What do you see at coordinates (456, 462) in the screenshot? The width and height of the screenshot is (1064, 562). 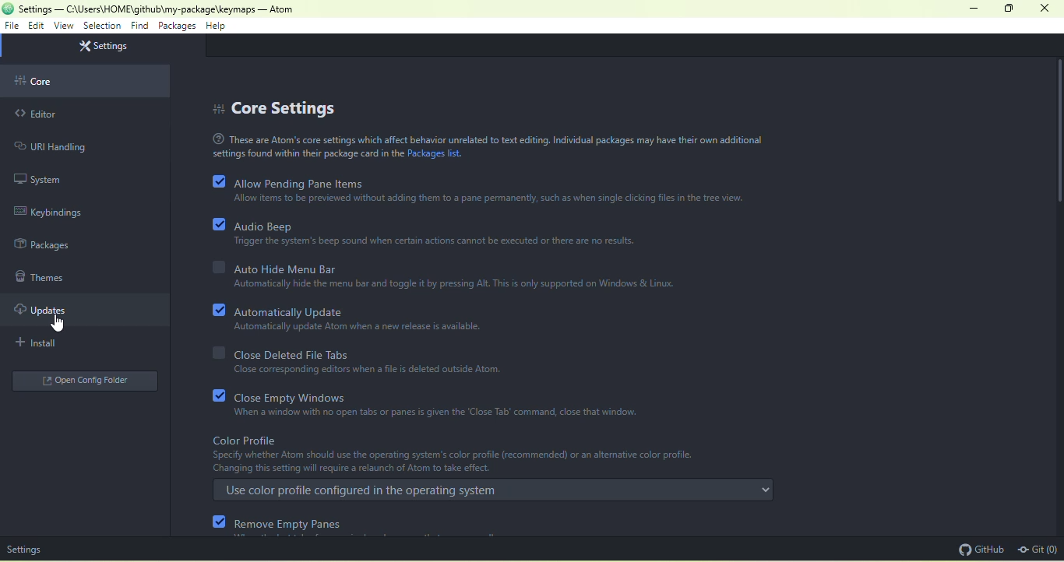 I see `text on color profile` at bounding box center [456, 462].